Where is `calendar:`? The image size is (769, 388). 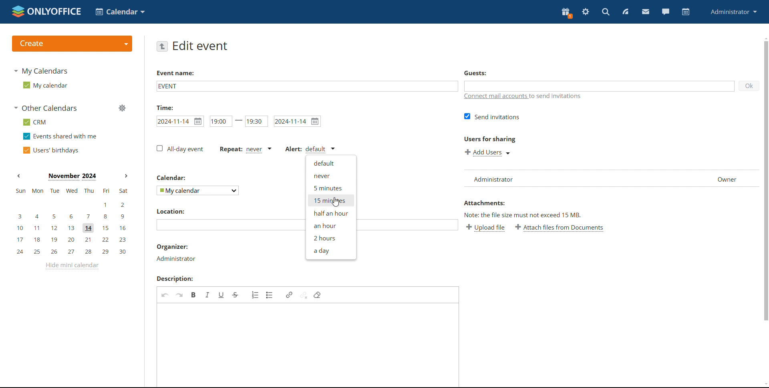 calendar: is located at coordinates (173, 177).